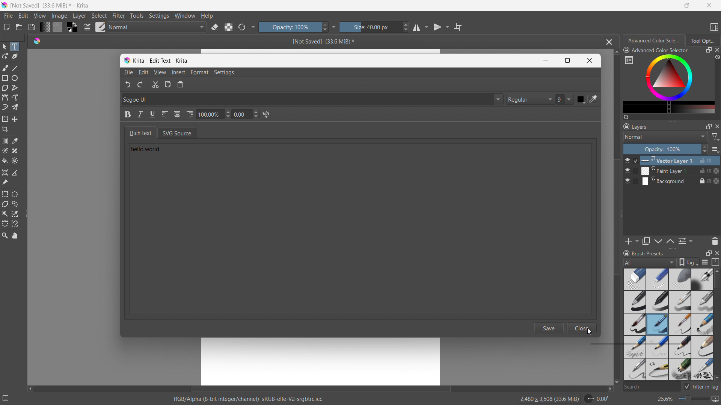 This screenshot has height=405, width=721. Describe the element at coordinates (321, 41) in the screenshot. I see `Not saved(33.5 Mib` at that location.